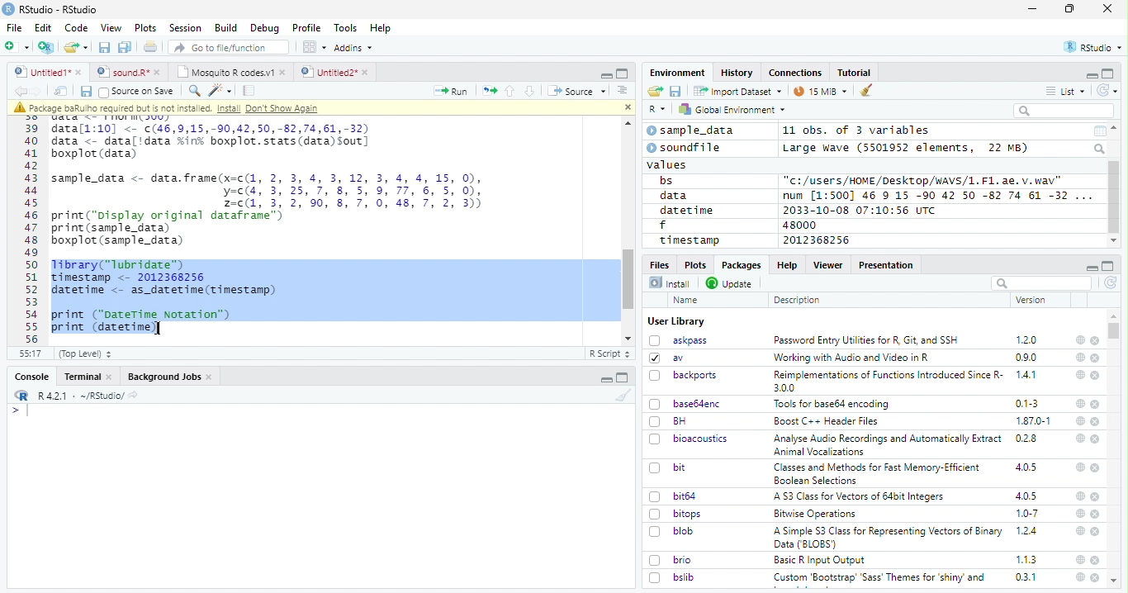  I want to click on 4.0.5, so click(1026, 467).